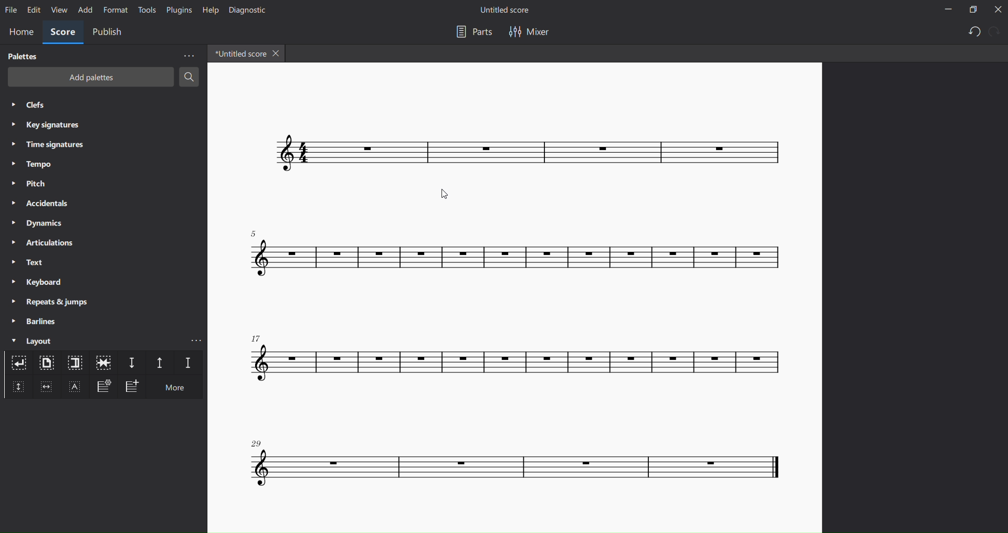 The image size is (1008, 533). What do you see at coordinates (18, 365) in the screenshot?
I see `system break layout` at bounding box center [18, 365].